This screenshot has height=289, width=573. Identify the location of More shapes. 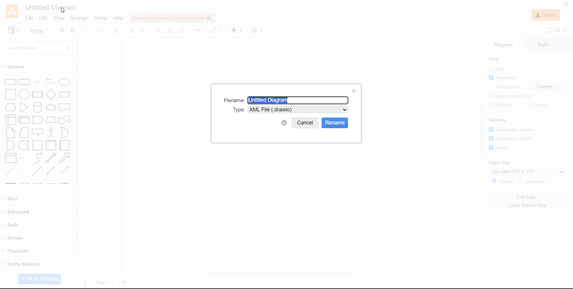
(39, 279).